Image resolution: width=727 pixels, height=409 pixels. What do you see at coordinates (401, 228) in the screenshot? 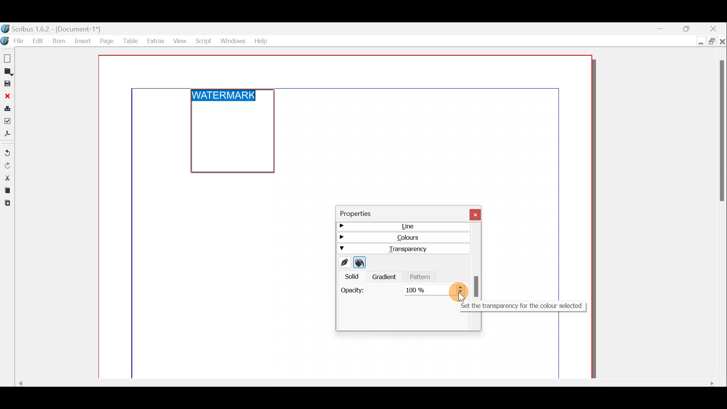
I see `Line` at bounding box center [401, 228].